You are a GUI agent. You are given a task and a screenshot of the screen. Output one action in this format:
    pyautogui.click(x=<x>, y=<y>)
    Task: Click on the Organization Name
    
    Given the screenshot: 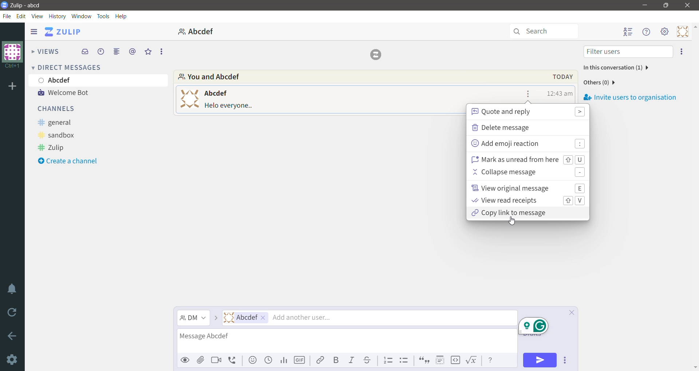 What is the action you would take?
    pyautogui.click(x=13, y=56)
    